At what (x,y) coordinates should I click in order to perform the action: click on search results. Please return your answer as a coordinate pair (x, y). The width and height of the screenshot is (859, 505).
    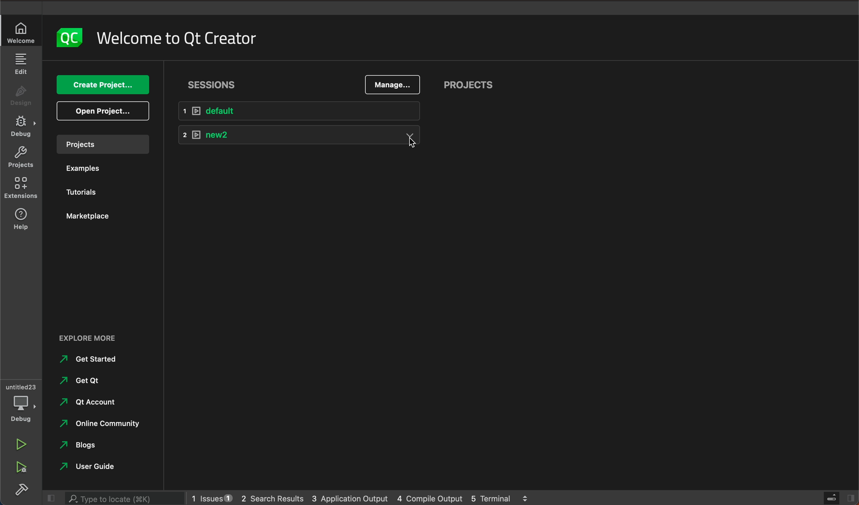
    Looking at the image, I should click on (272, 496).